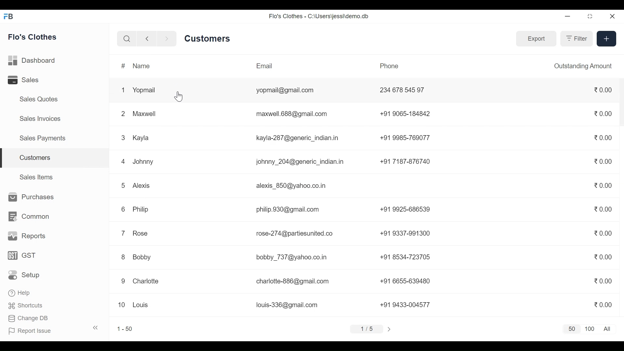 This screenshot has height=351, width=624. What do you see at coordinates (20, 292) in the screenshot?
I see `Help` at bounding box center [20, 292].